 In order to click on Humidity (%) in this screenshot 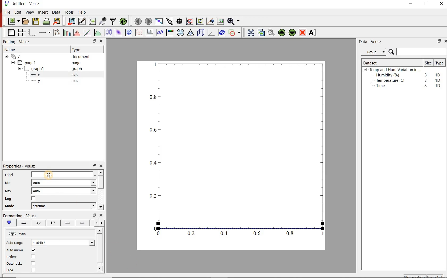, I will do `click(389, 75)`.